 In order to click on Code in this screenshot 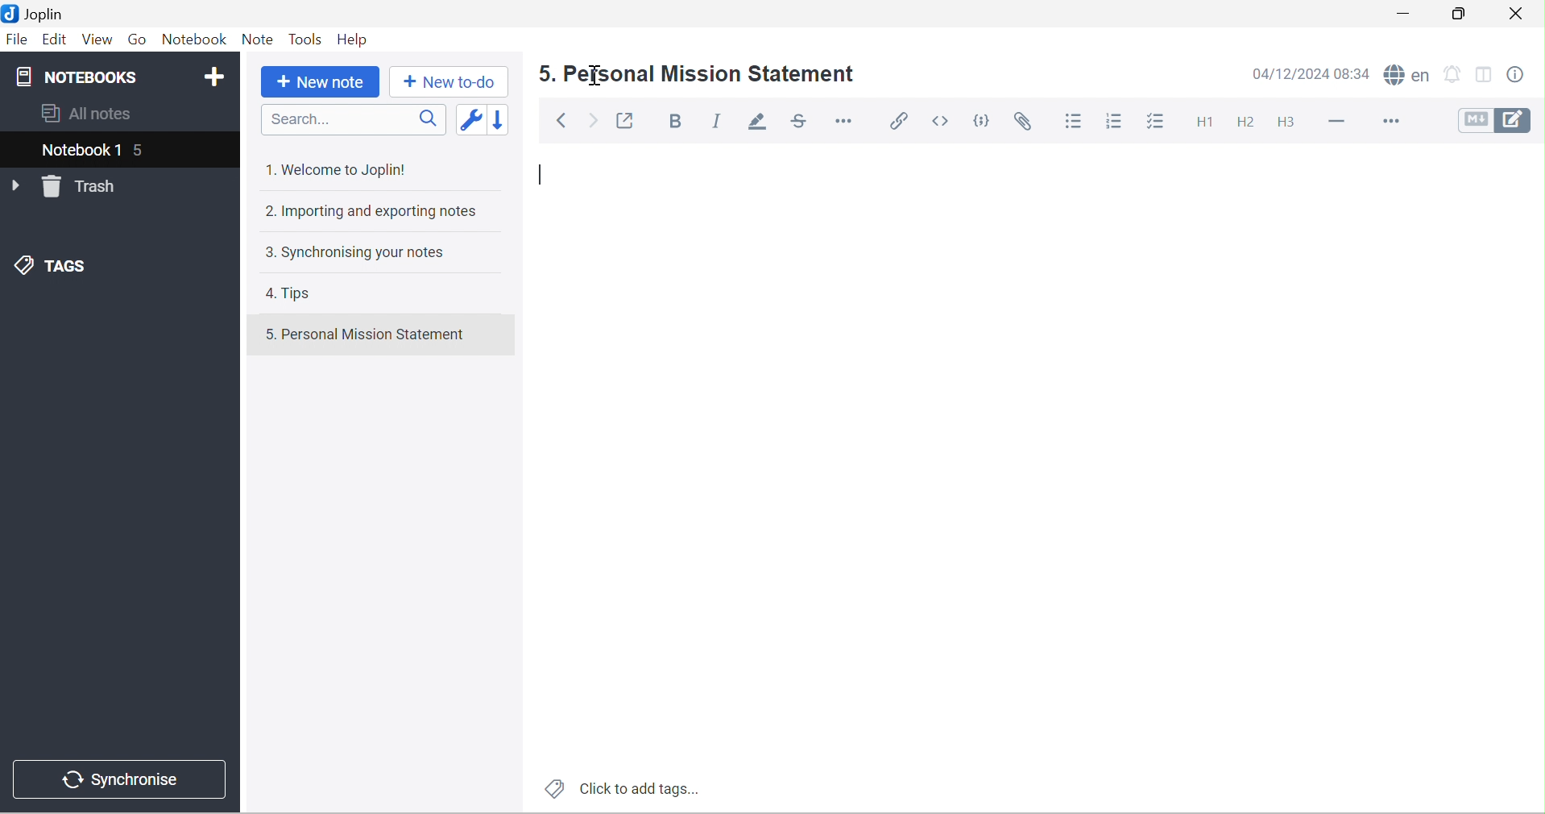, I will do `click(982, 120)`.